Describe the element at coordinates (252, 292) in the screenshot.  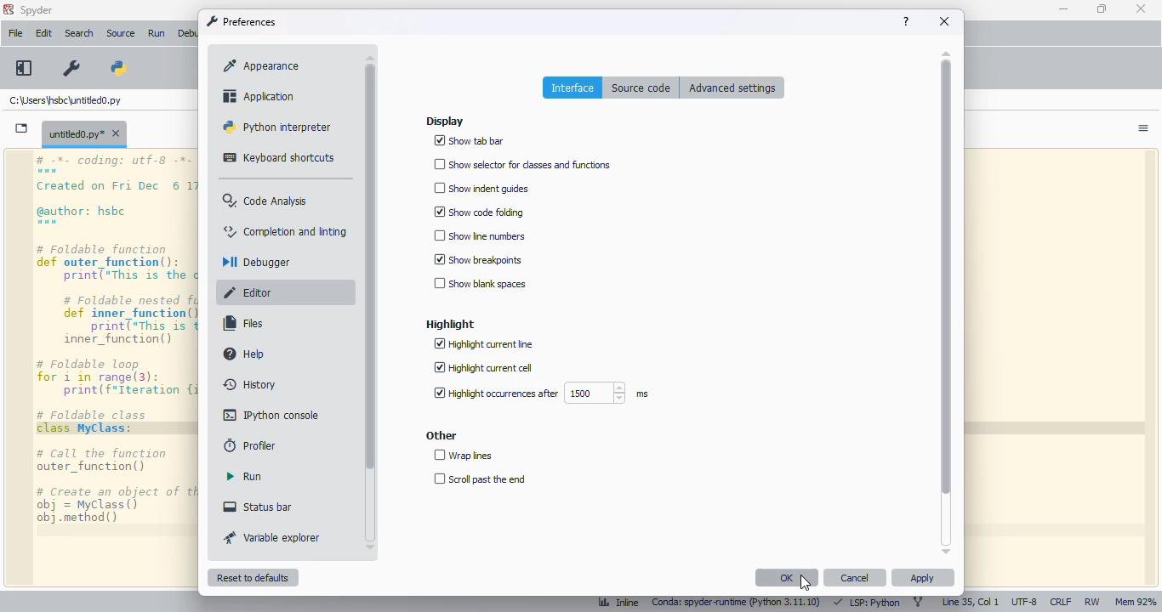
I see `editor` at that location.